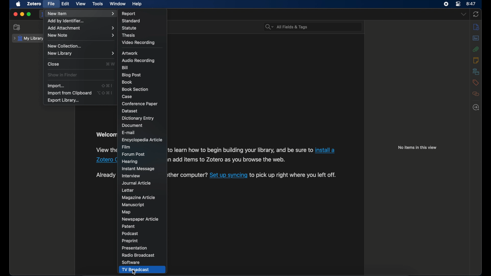 This screenshot has height=276, width=491. Describe the element at coordinates (51, 4) in the screenshot. I see `file` at that location.